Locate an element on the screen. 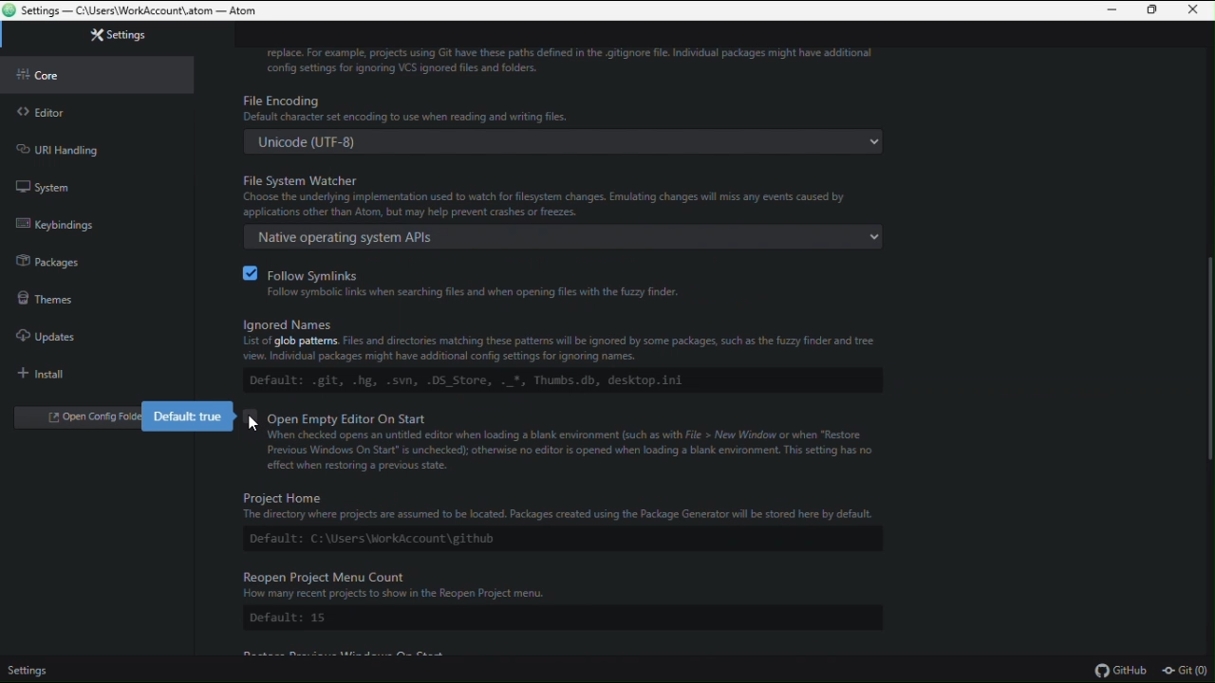 This screenshot has height=683, width=1215. Packages is located at coordinates (62, 259).